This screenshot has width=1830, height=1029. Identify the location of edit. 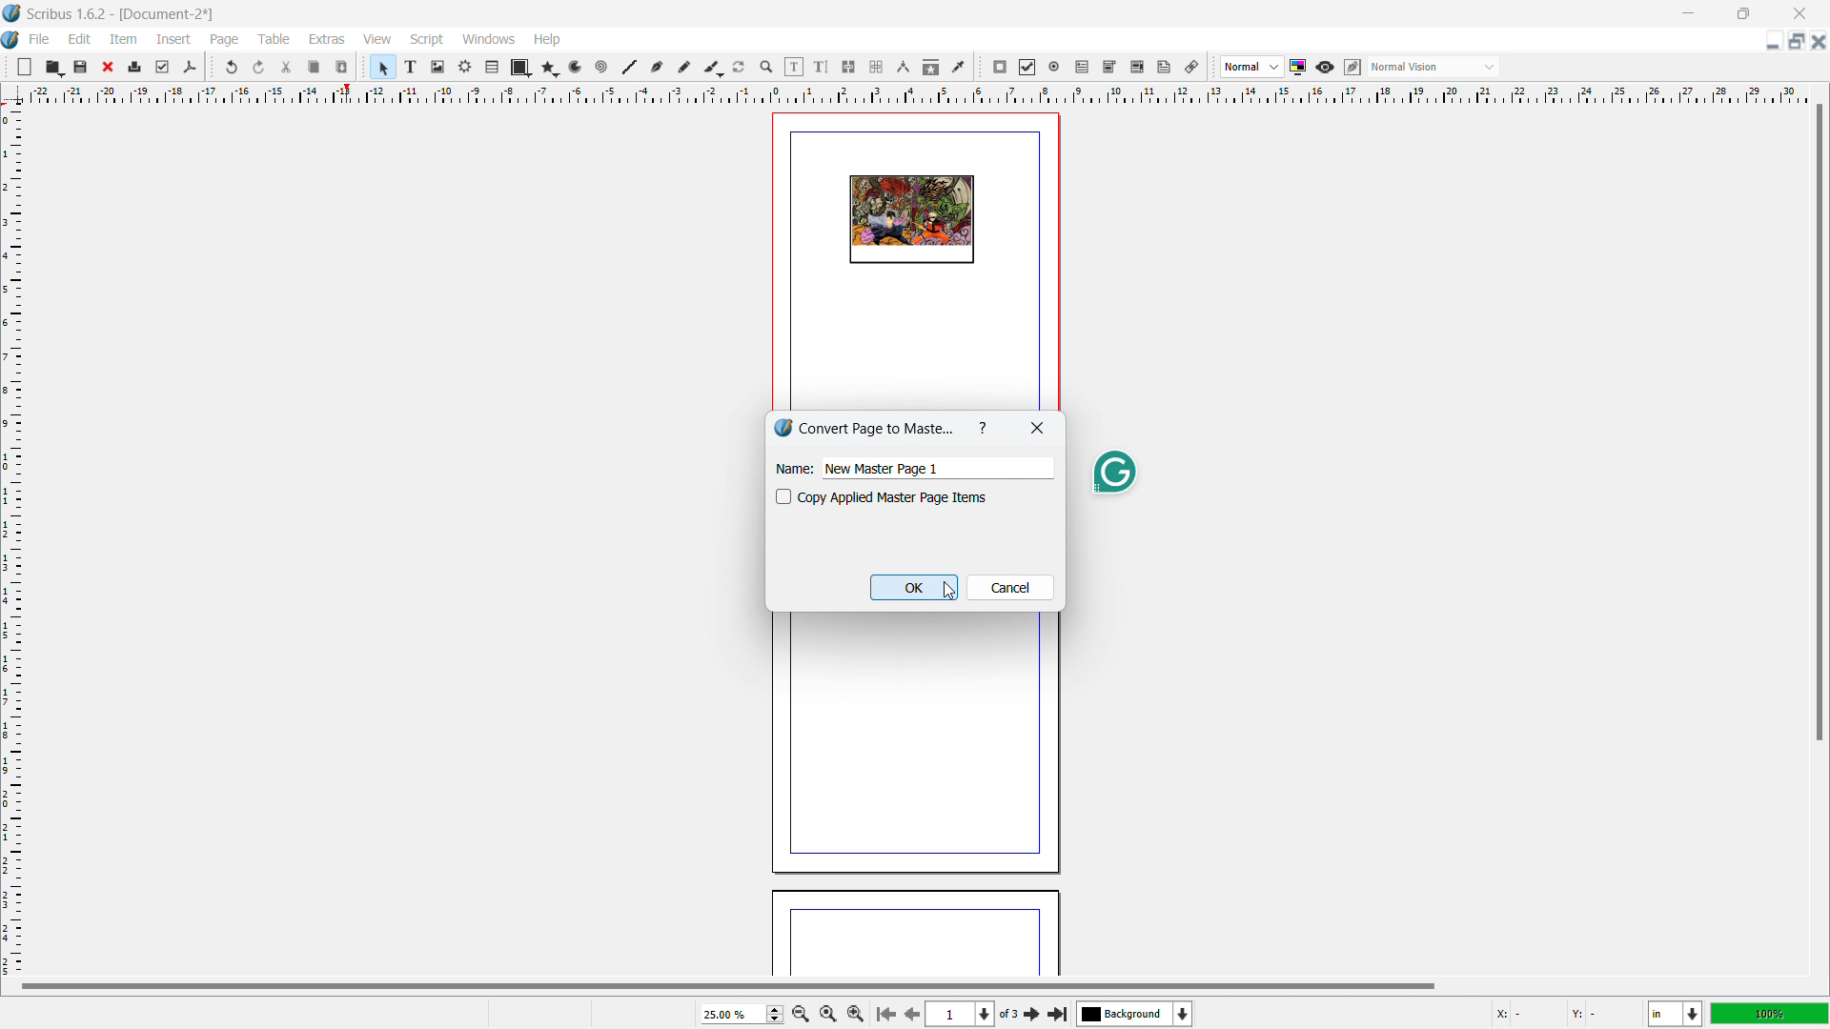
(80, 39).